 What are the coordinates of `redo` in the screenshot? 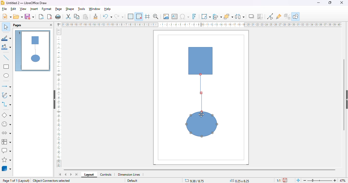 It's located at (119, 17).